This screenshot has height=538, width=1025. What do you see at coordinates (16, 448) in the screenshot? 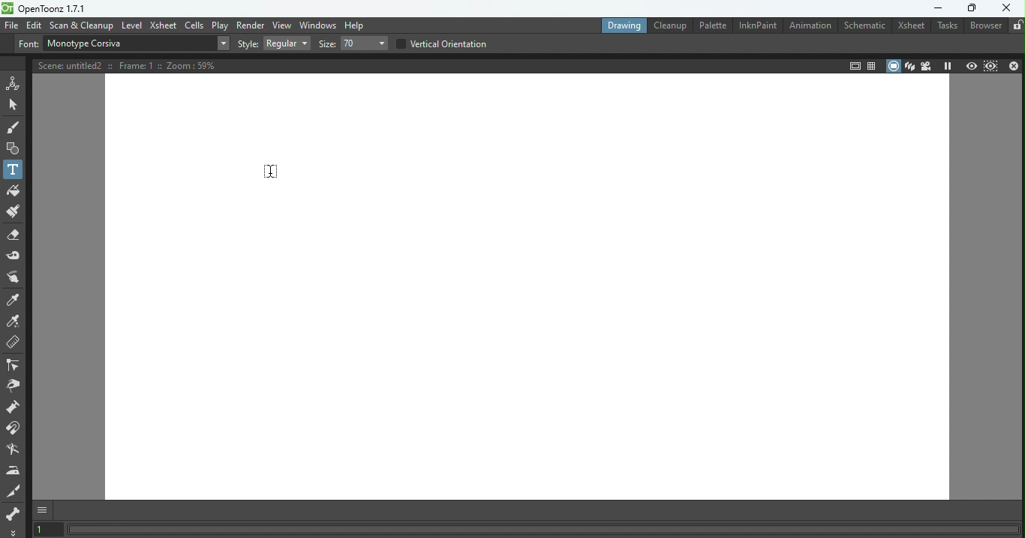
I see `Blender tool` at bounding box center [16, 448].